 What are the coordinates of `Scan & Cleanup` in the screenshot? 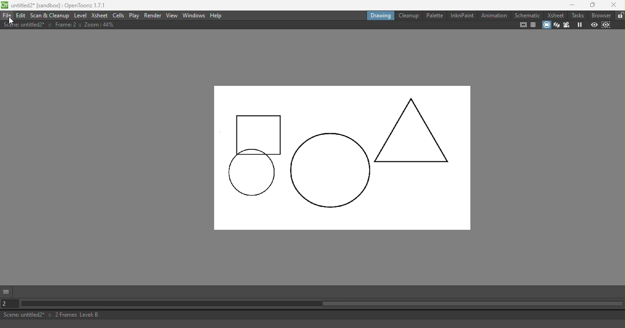 It's located at (50, 16).